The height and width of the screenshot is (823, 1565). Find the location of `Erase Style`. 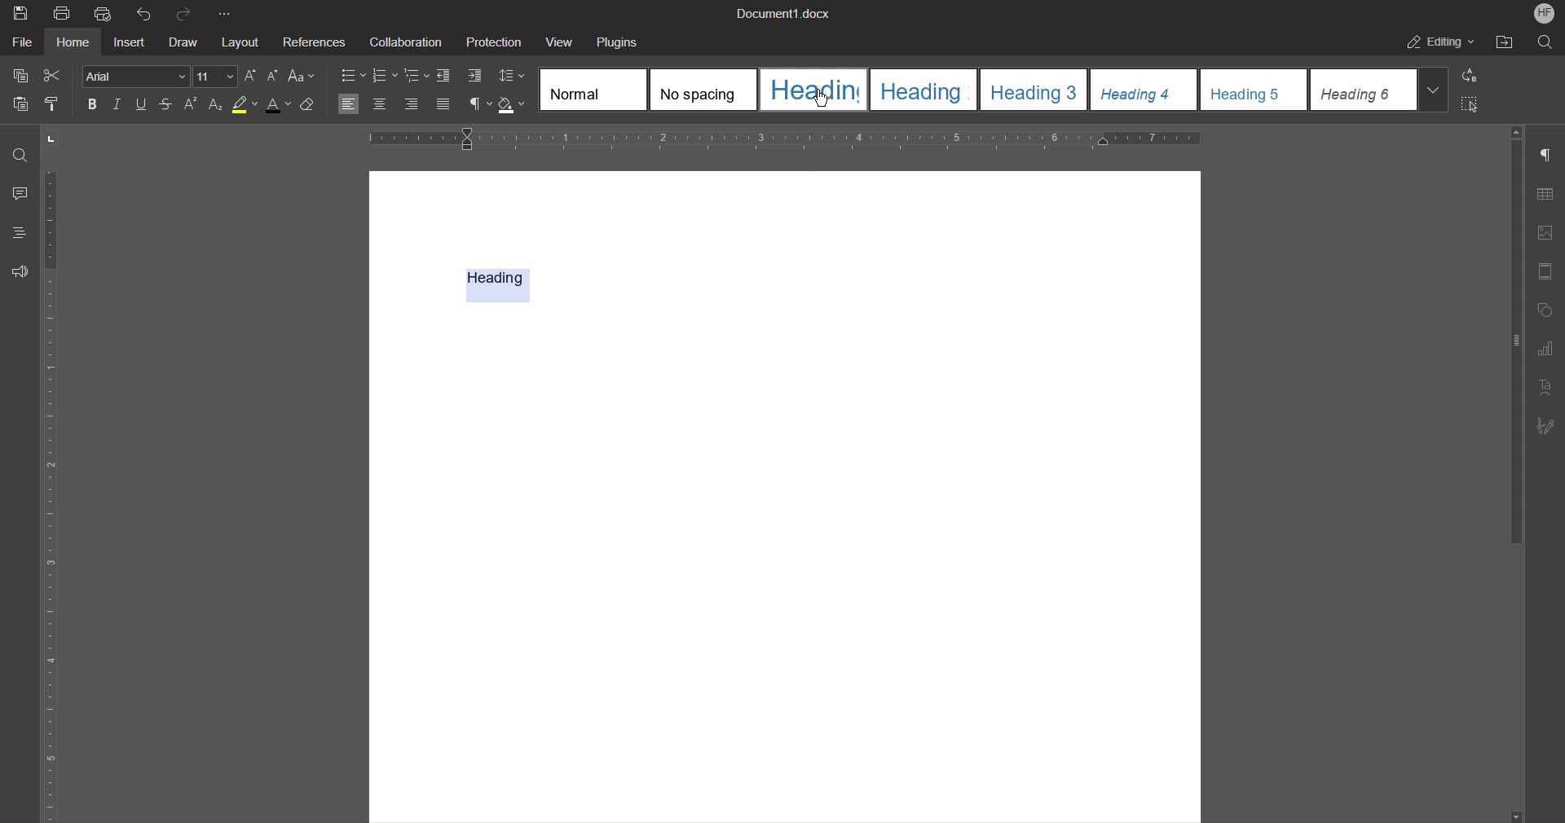

Erase Style is located at coordinates (312, 107).